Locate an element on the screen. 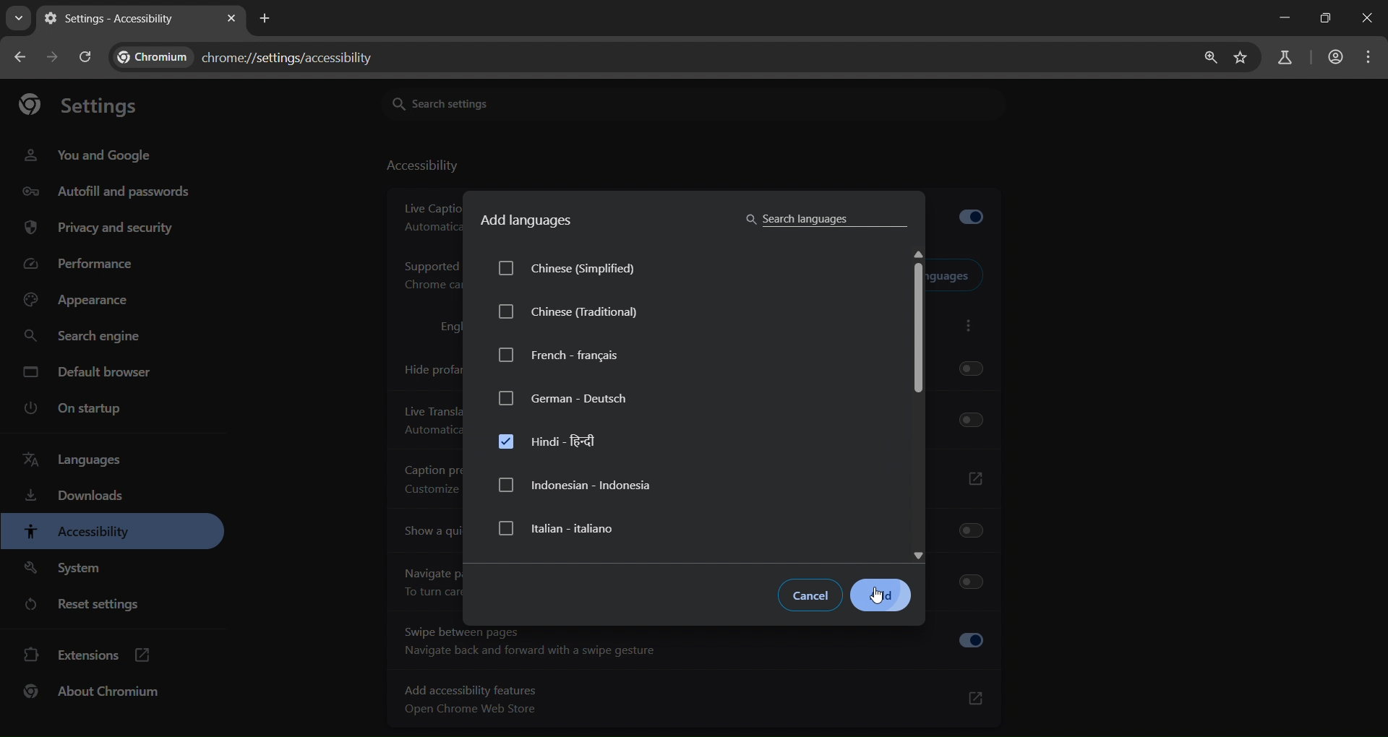  accessibility is located at coordinates (421, 168).